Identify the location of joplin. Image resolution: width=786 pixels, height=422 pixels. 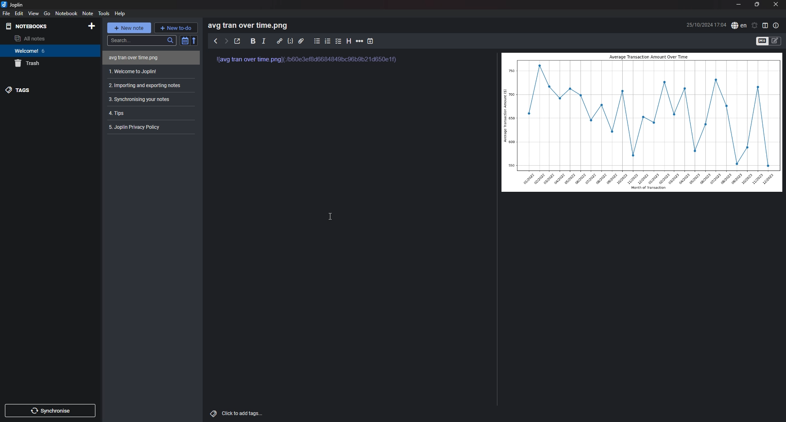
(14, 4).